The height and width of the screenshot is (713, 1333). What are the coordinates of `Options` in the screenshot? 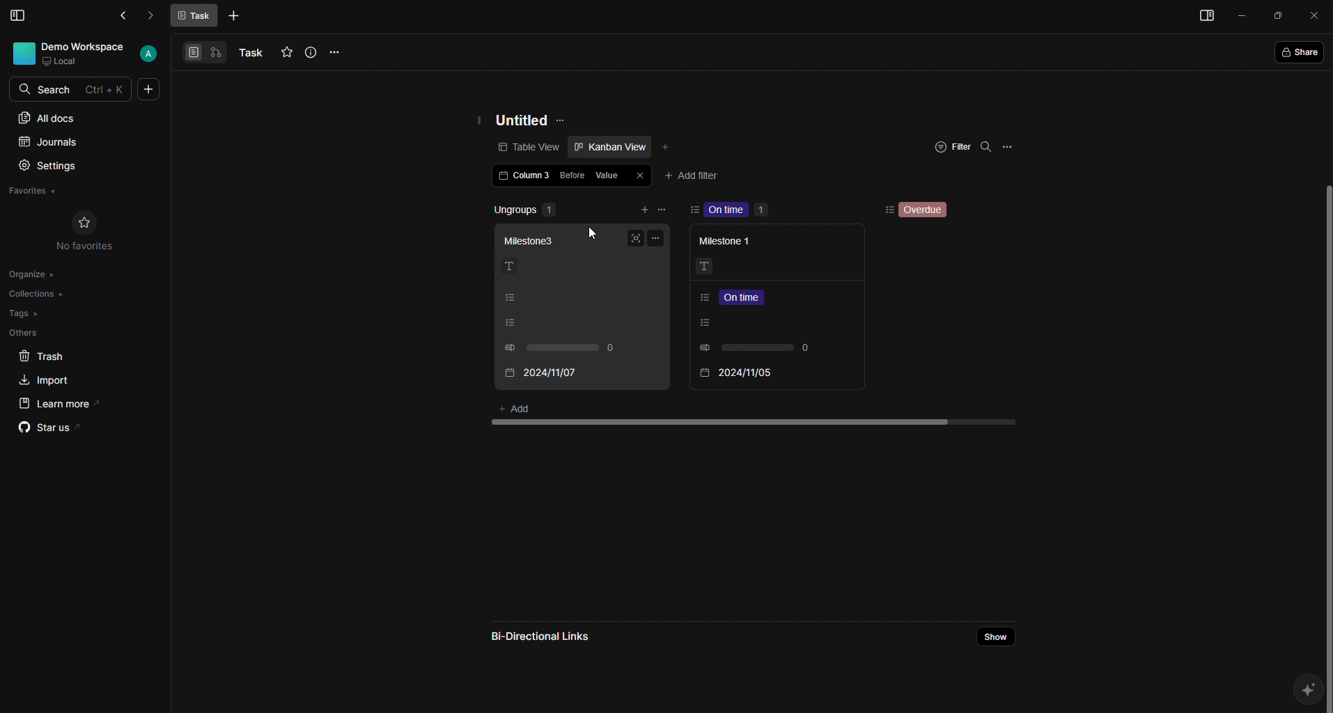 It's located at (336, 52).